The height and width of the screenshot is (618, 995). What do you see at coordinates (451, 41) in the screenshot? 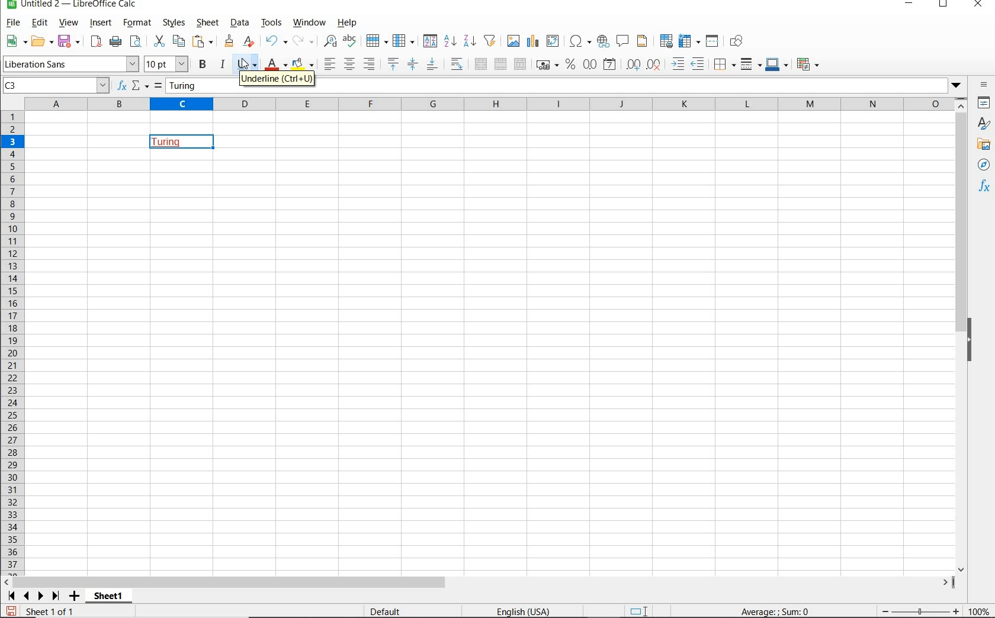
I see `SORT ASCENDING` at bounding box center [451, 41].